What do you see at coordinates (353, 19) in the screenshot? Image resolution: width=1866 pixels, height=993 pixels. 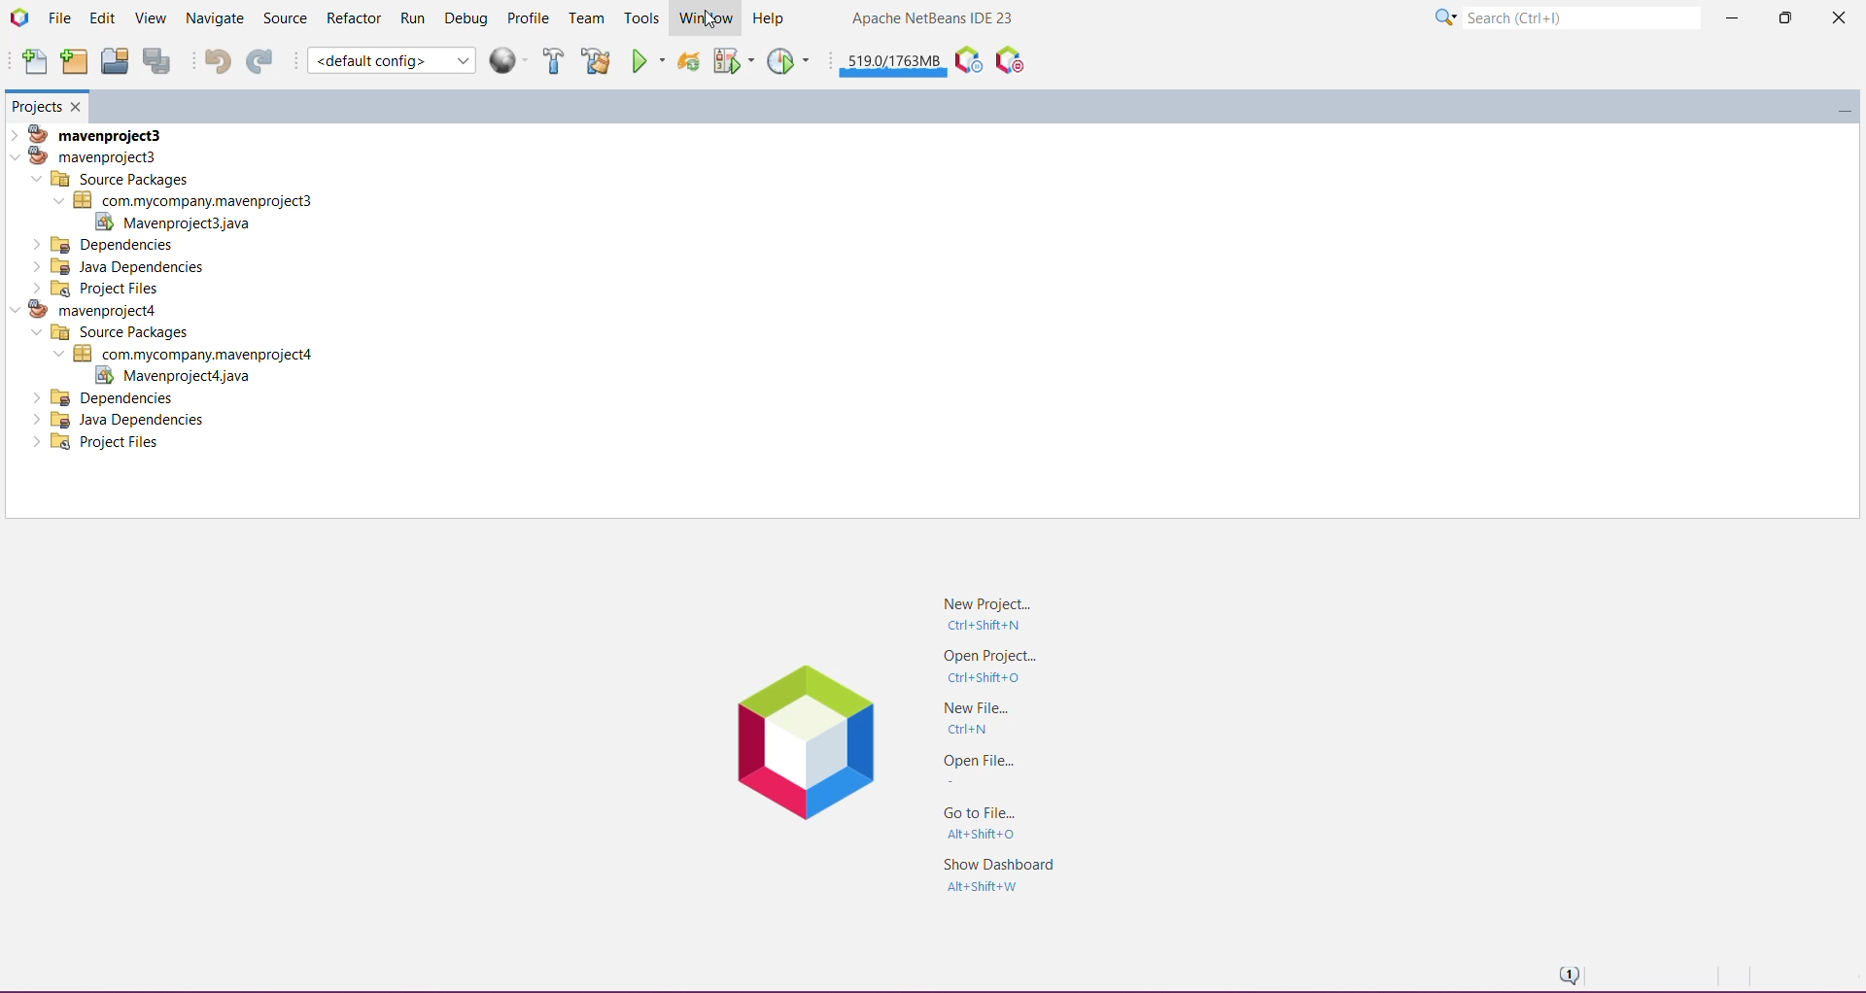 I see `Refactor` at bounding box center [353, 19].